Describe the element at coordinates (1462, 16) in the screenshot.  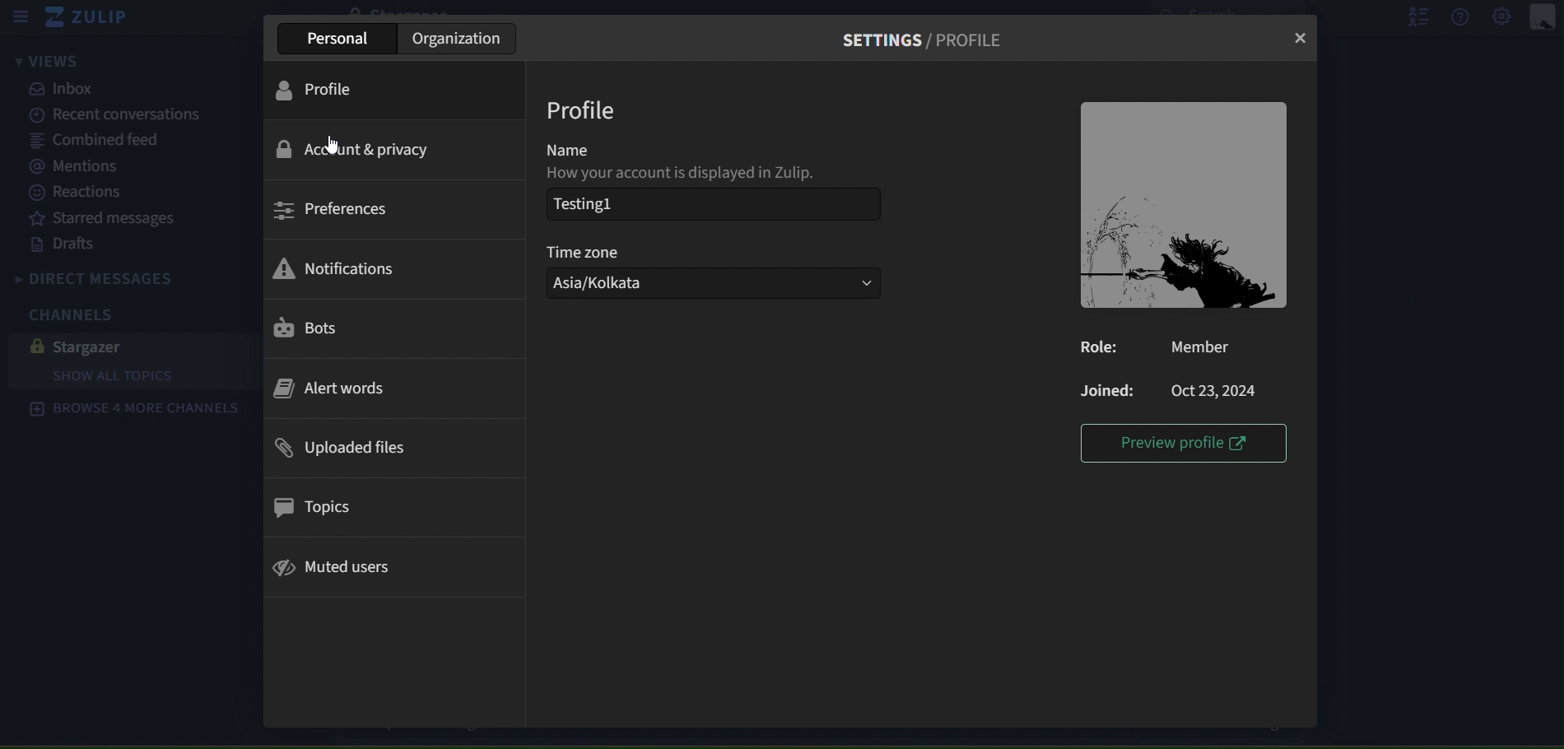
I see `help` at that location.